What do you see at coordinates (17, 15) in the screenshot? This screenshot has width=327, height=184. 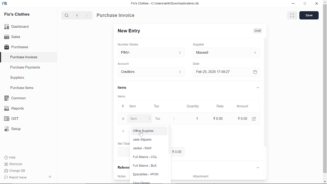 I see `Flo's Clothes` at bounding box center [17, 15].